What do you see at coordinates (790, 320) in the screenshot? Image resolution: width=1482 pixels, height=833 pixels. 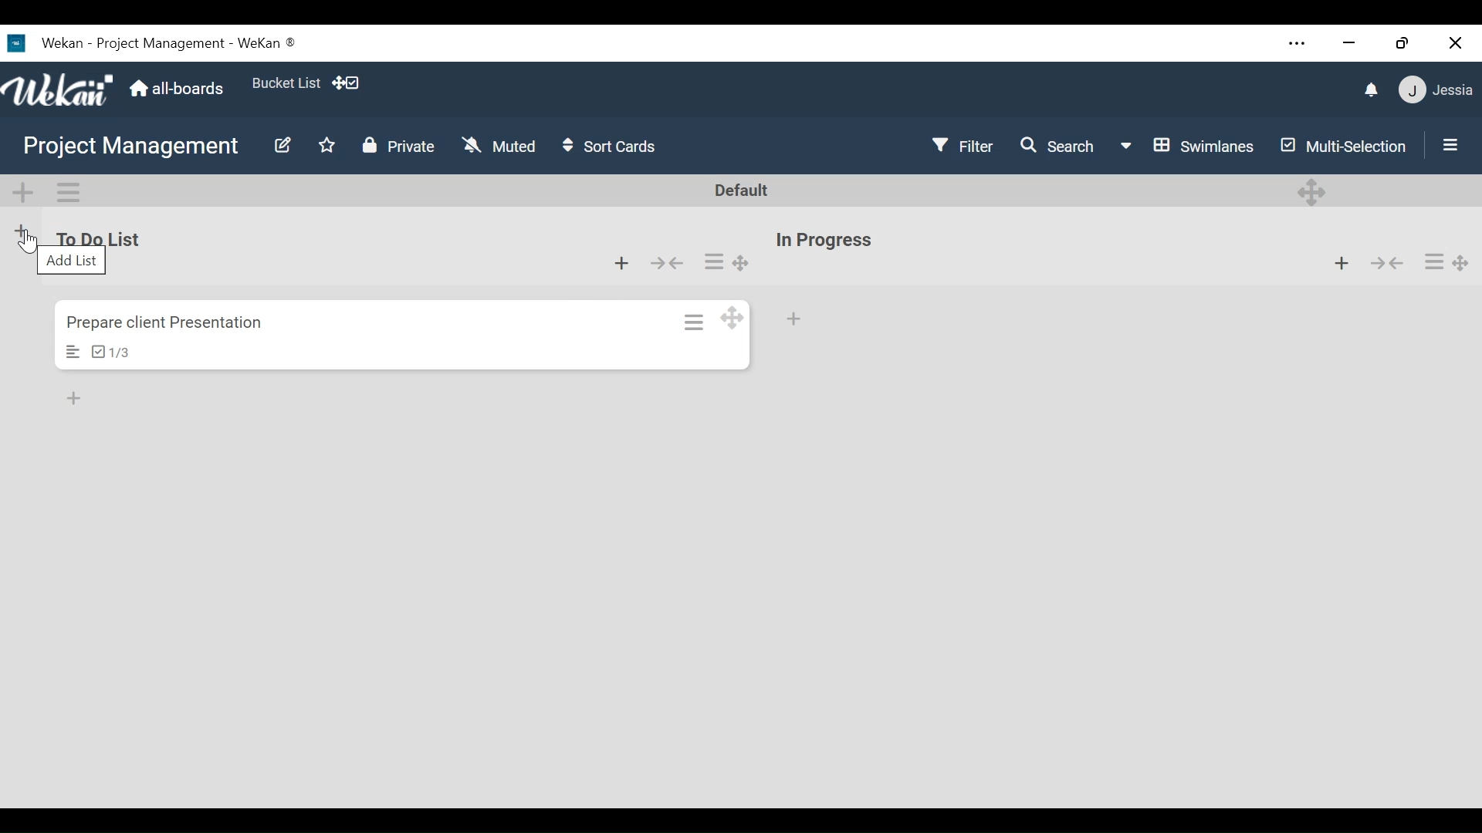 I see `Add card at the bottom of the list` at bounding box center [790, 320].